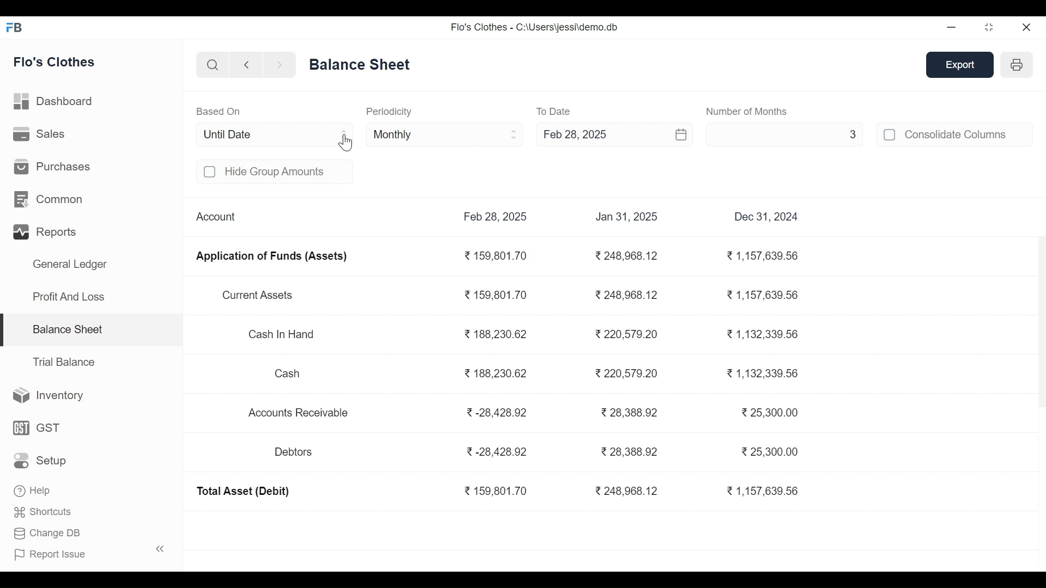 This screenshot has height=588, width=1046. I want to click on calendar, so click(682, 134).